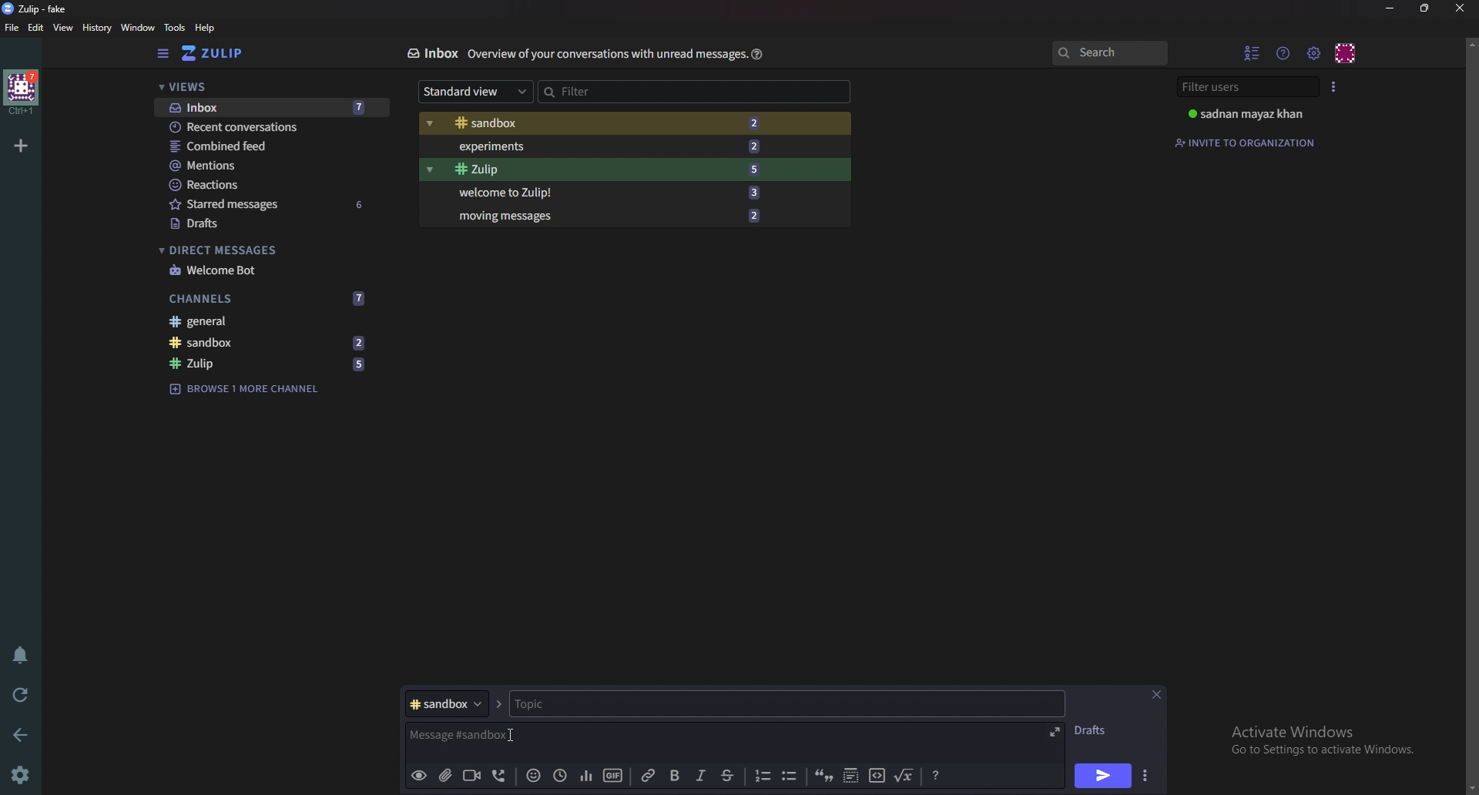 The width and height of the screenshot is (1479, 795). Describe the element at coordinates (789, 777) in the screenshot. I see `Bullet list` at that location.